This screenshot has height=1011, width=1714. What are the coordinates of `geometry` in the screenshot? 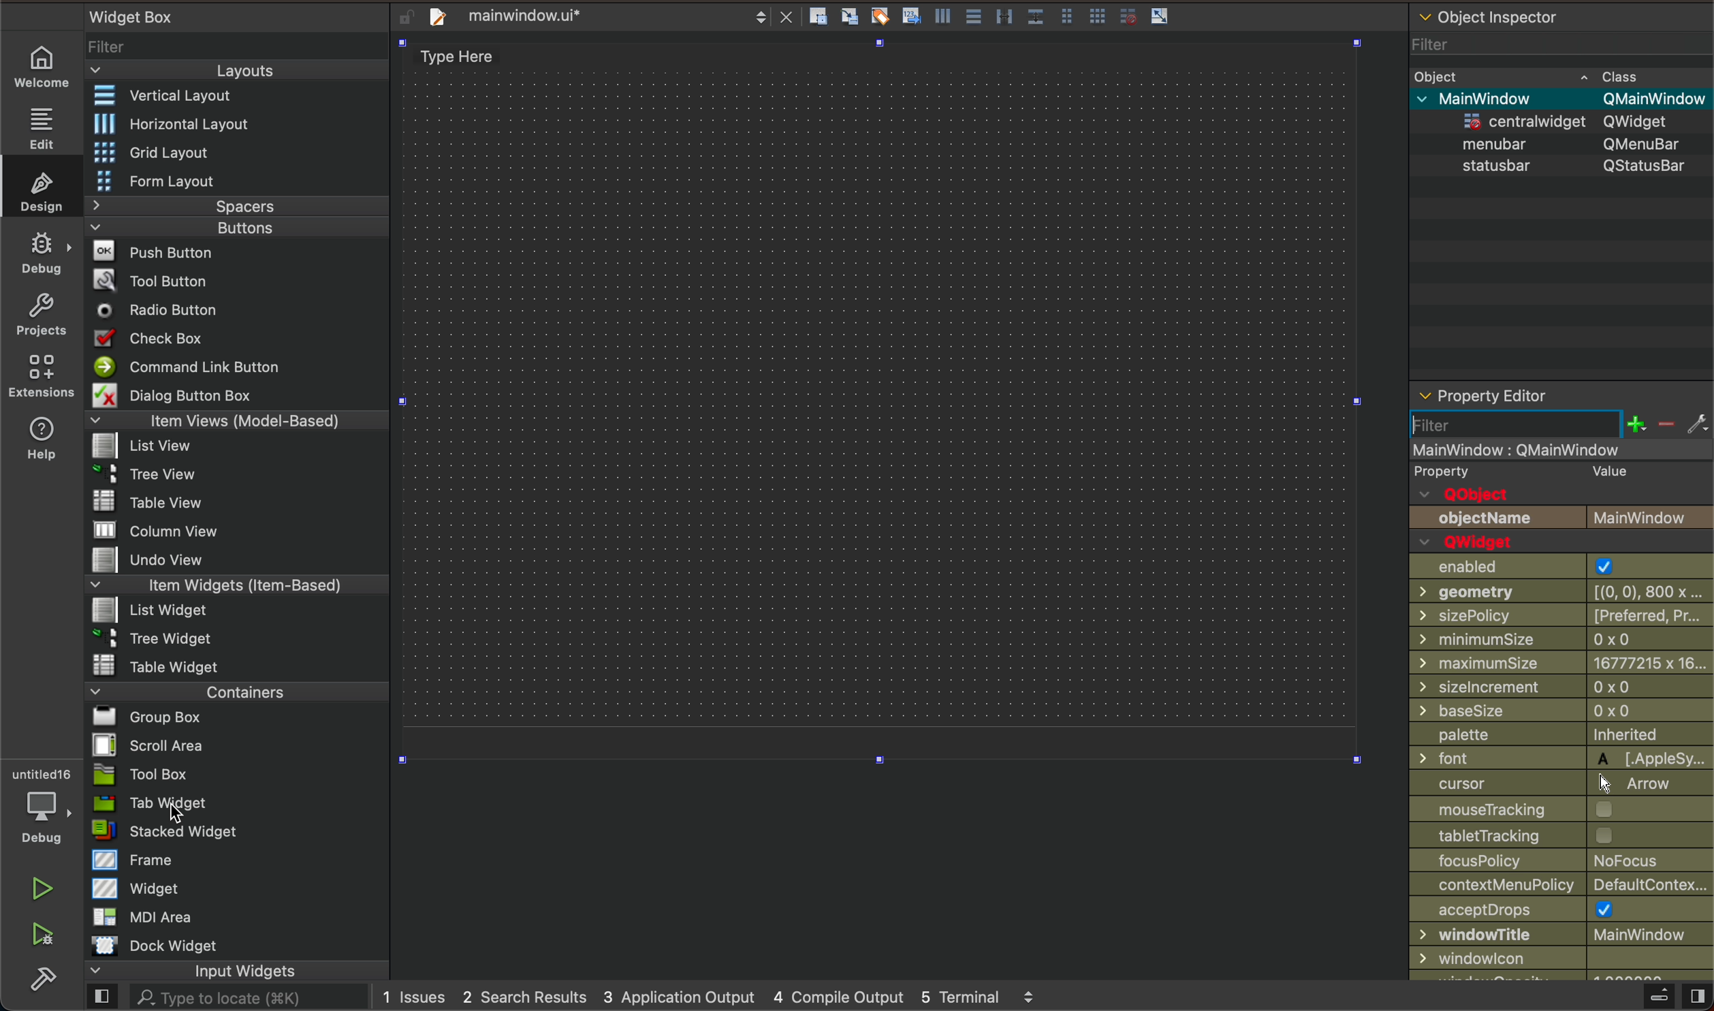 It's located at (1564, 591).